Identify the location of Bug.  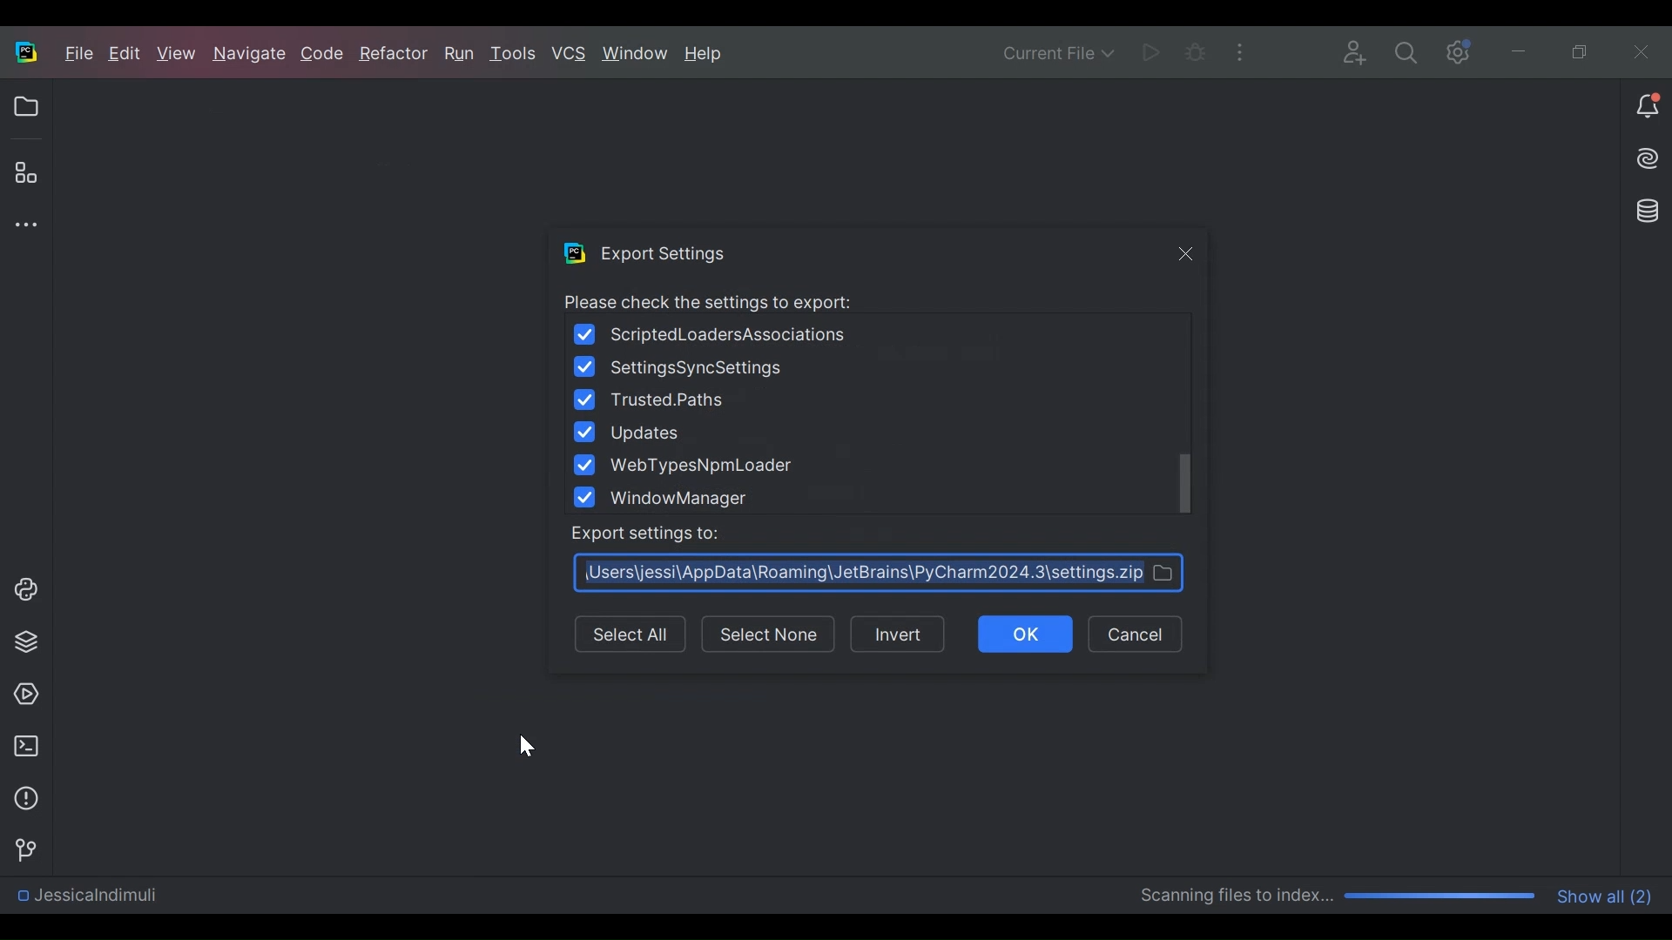
(1195, 50).